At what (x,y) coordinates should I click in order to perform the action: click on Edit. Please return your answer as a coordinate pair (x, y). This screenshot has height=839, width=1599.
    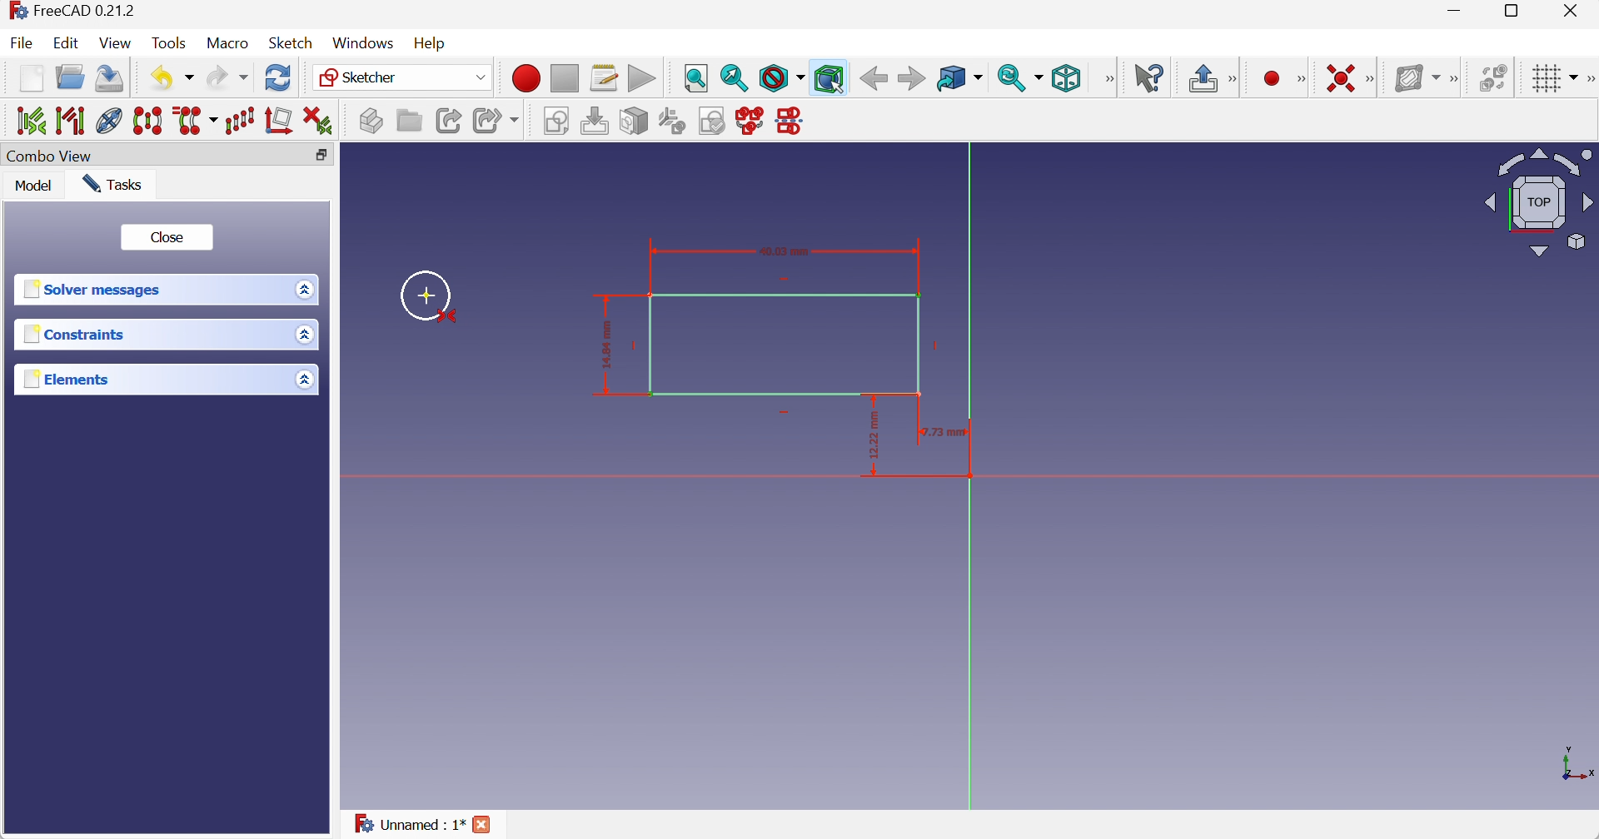
    Looking at the image, I should click on (65, 42).